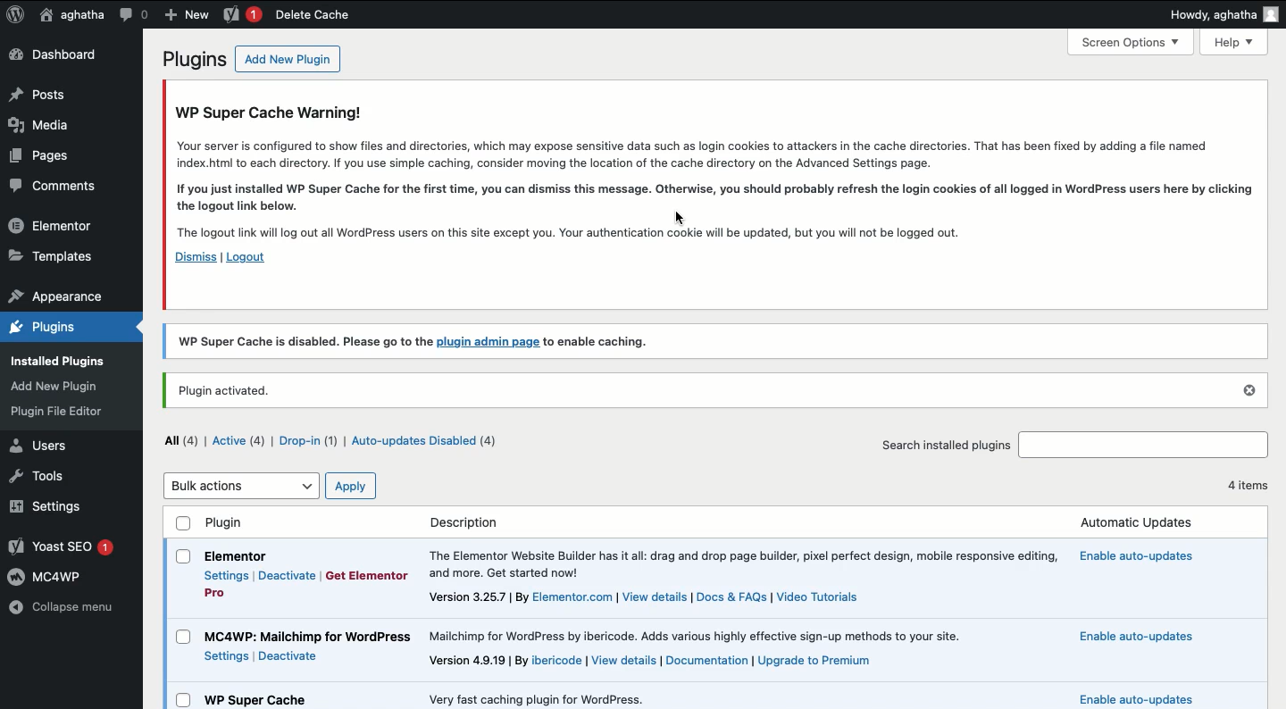  I want to click on Comment, so click(134, 13).